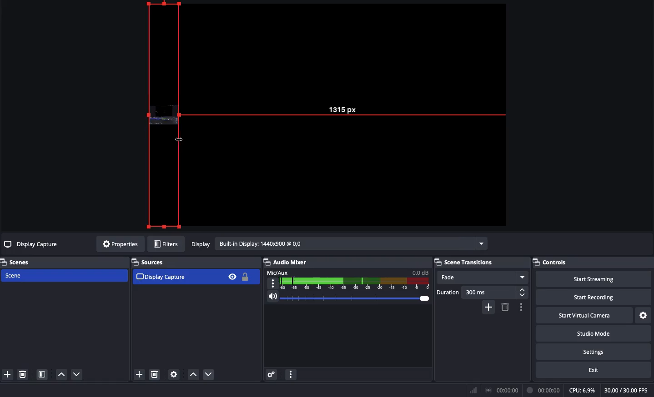 The width and height of the screenshot is (654, 397). What do you see at coordinates (151, 262) in the screenshot?
I see `Sources` at bounding box center [151, 262].